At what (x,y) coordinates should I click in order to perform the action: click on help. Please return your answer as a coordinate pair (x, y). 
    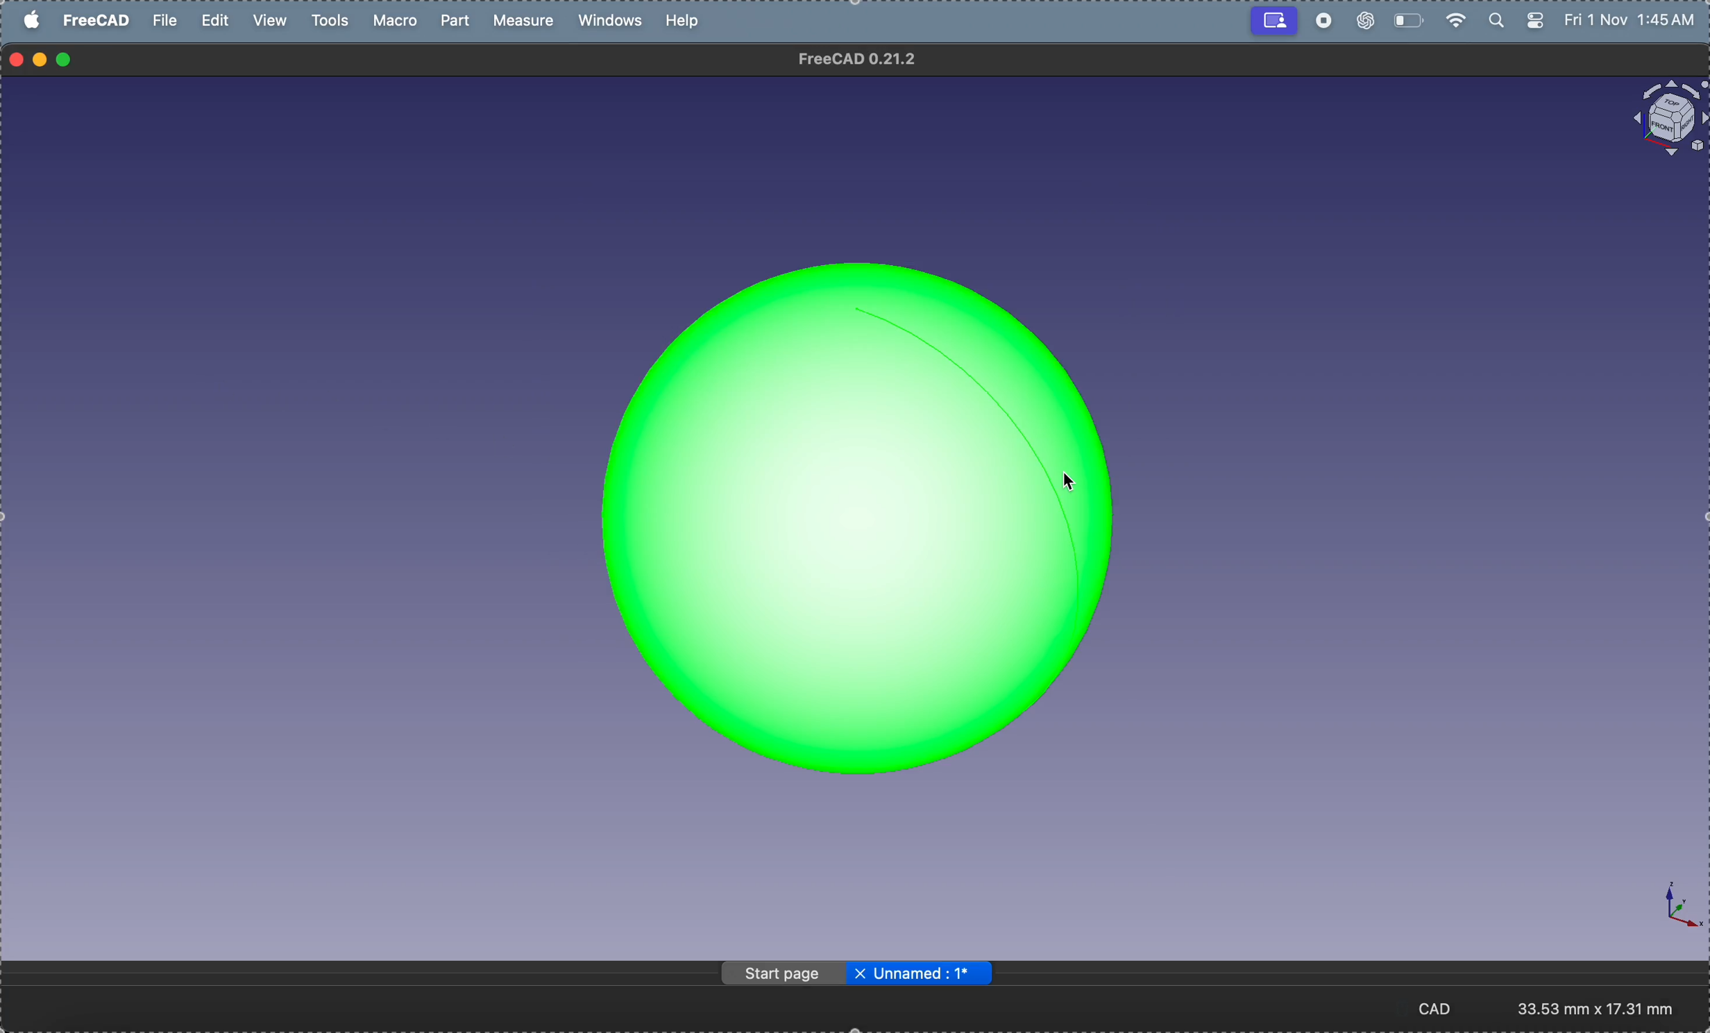
    Looking at the image, I should click on (686, 19).